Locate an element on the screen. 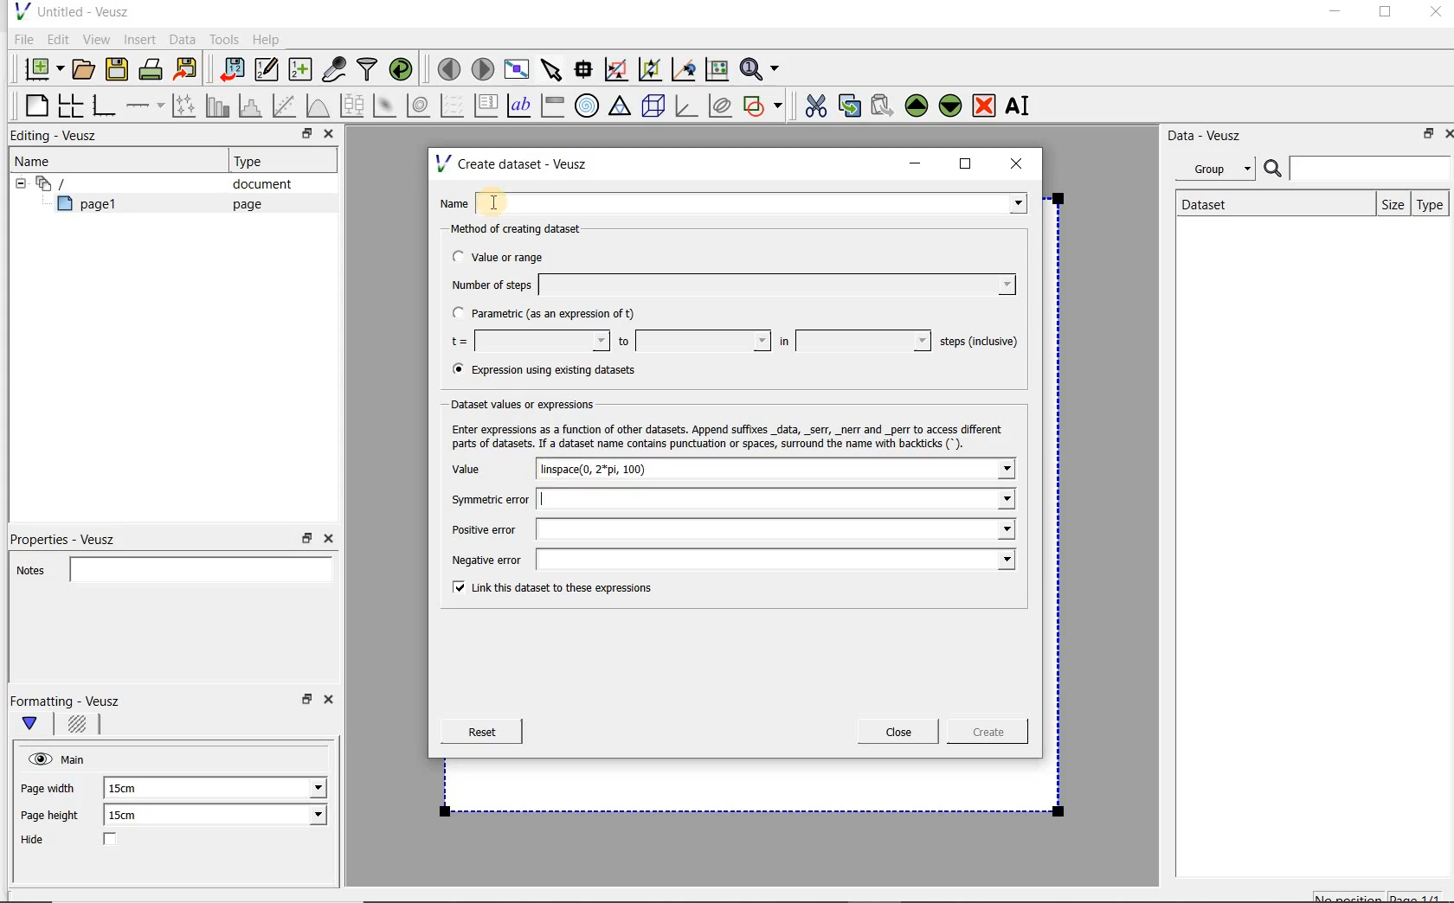 The image size is (1454, 903). click to reset graph axes is located at coordinates (717, 68).